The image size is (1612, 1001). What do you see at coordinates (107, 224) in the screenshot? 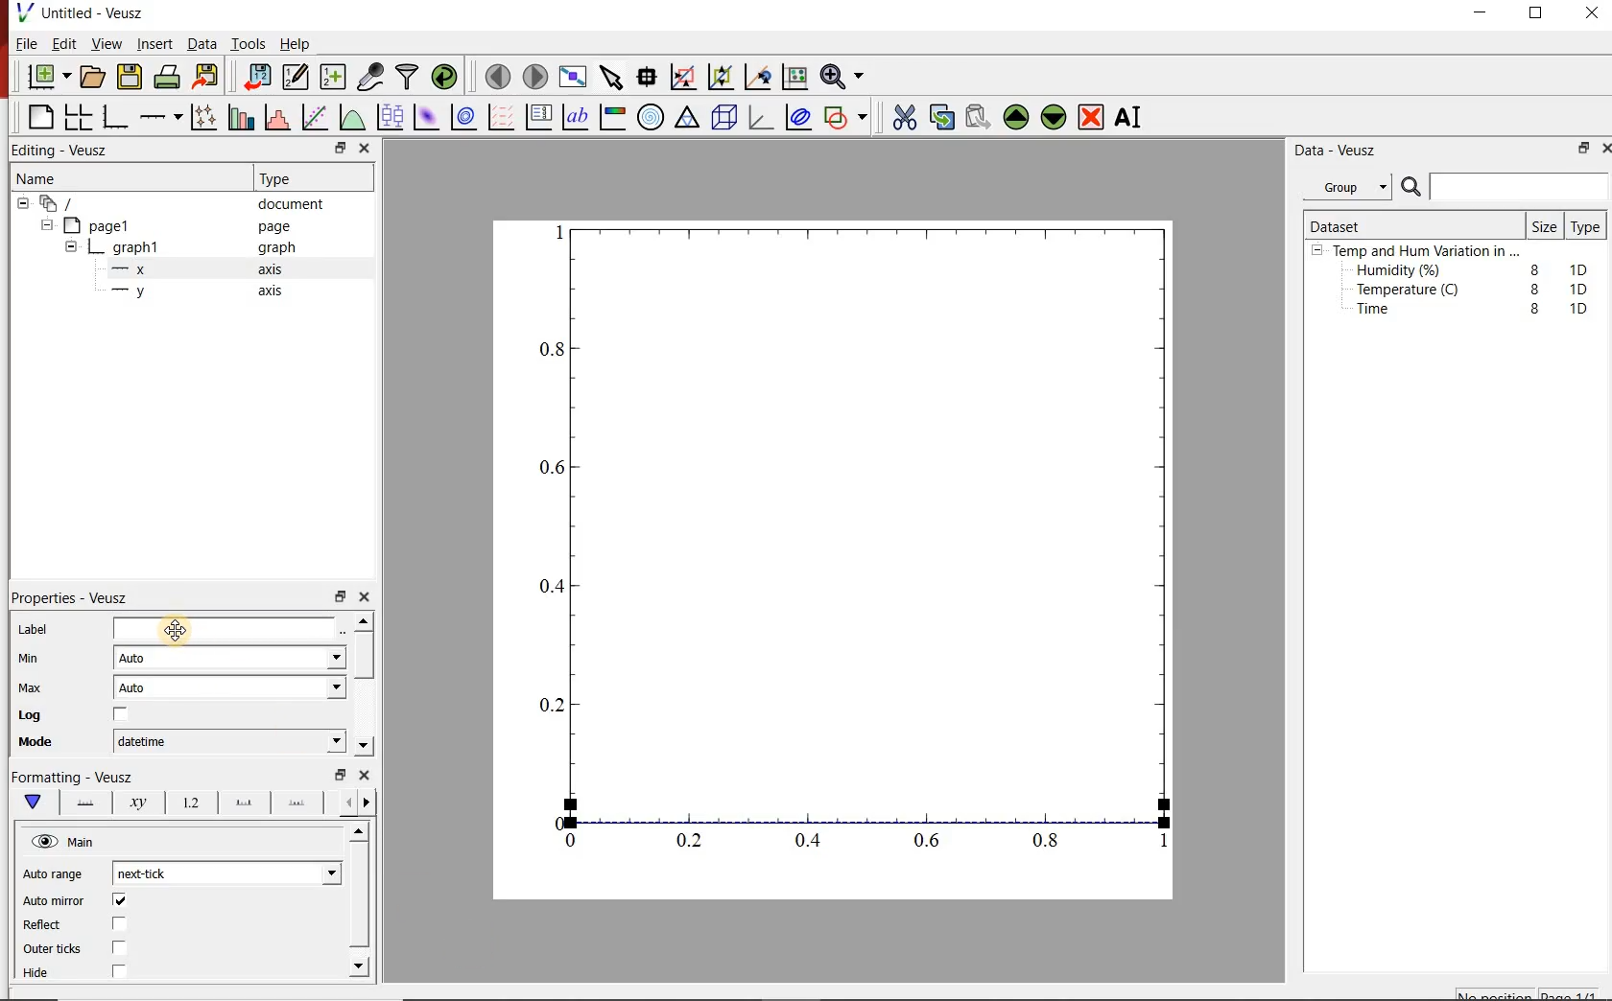
I see `page1` at bounding box center [107, 224].